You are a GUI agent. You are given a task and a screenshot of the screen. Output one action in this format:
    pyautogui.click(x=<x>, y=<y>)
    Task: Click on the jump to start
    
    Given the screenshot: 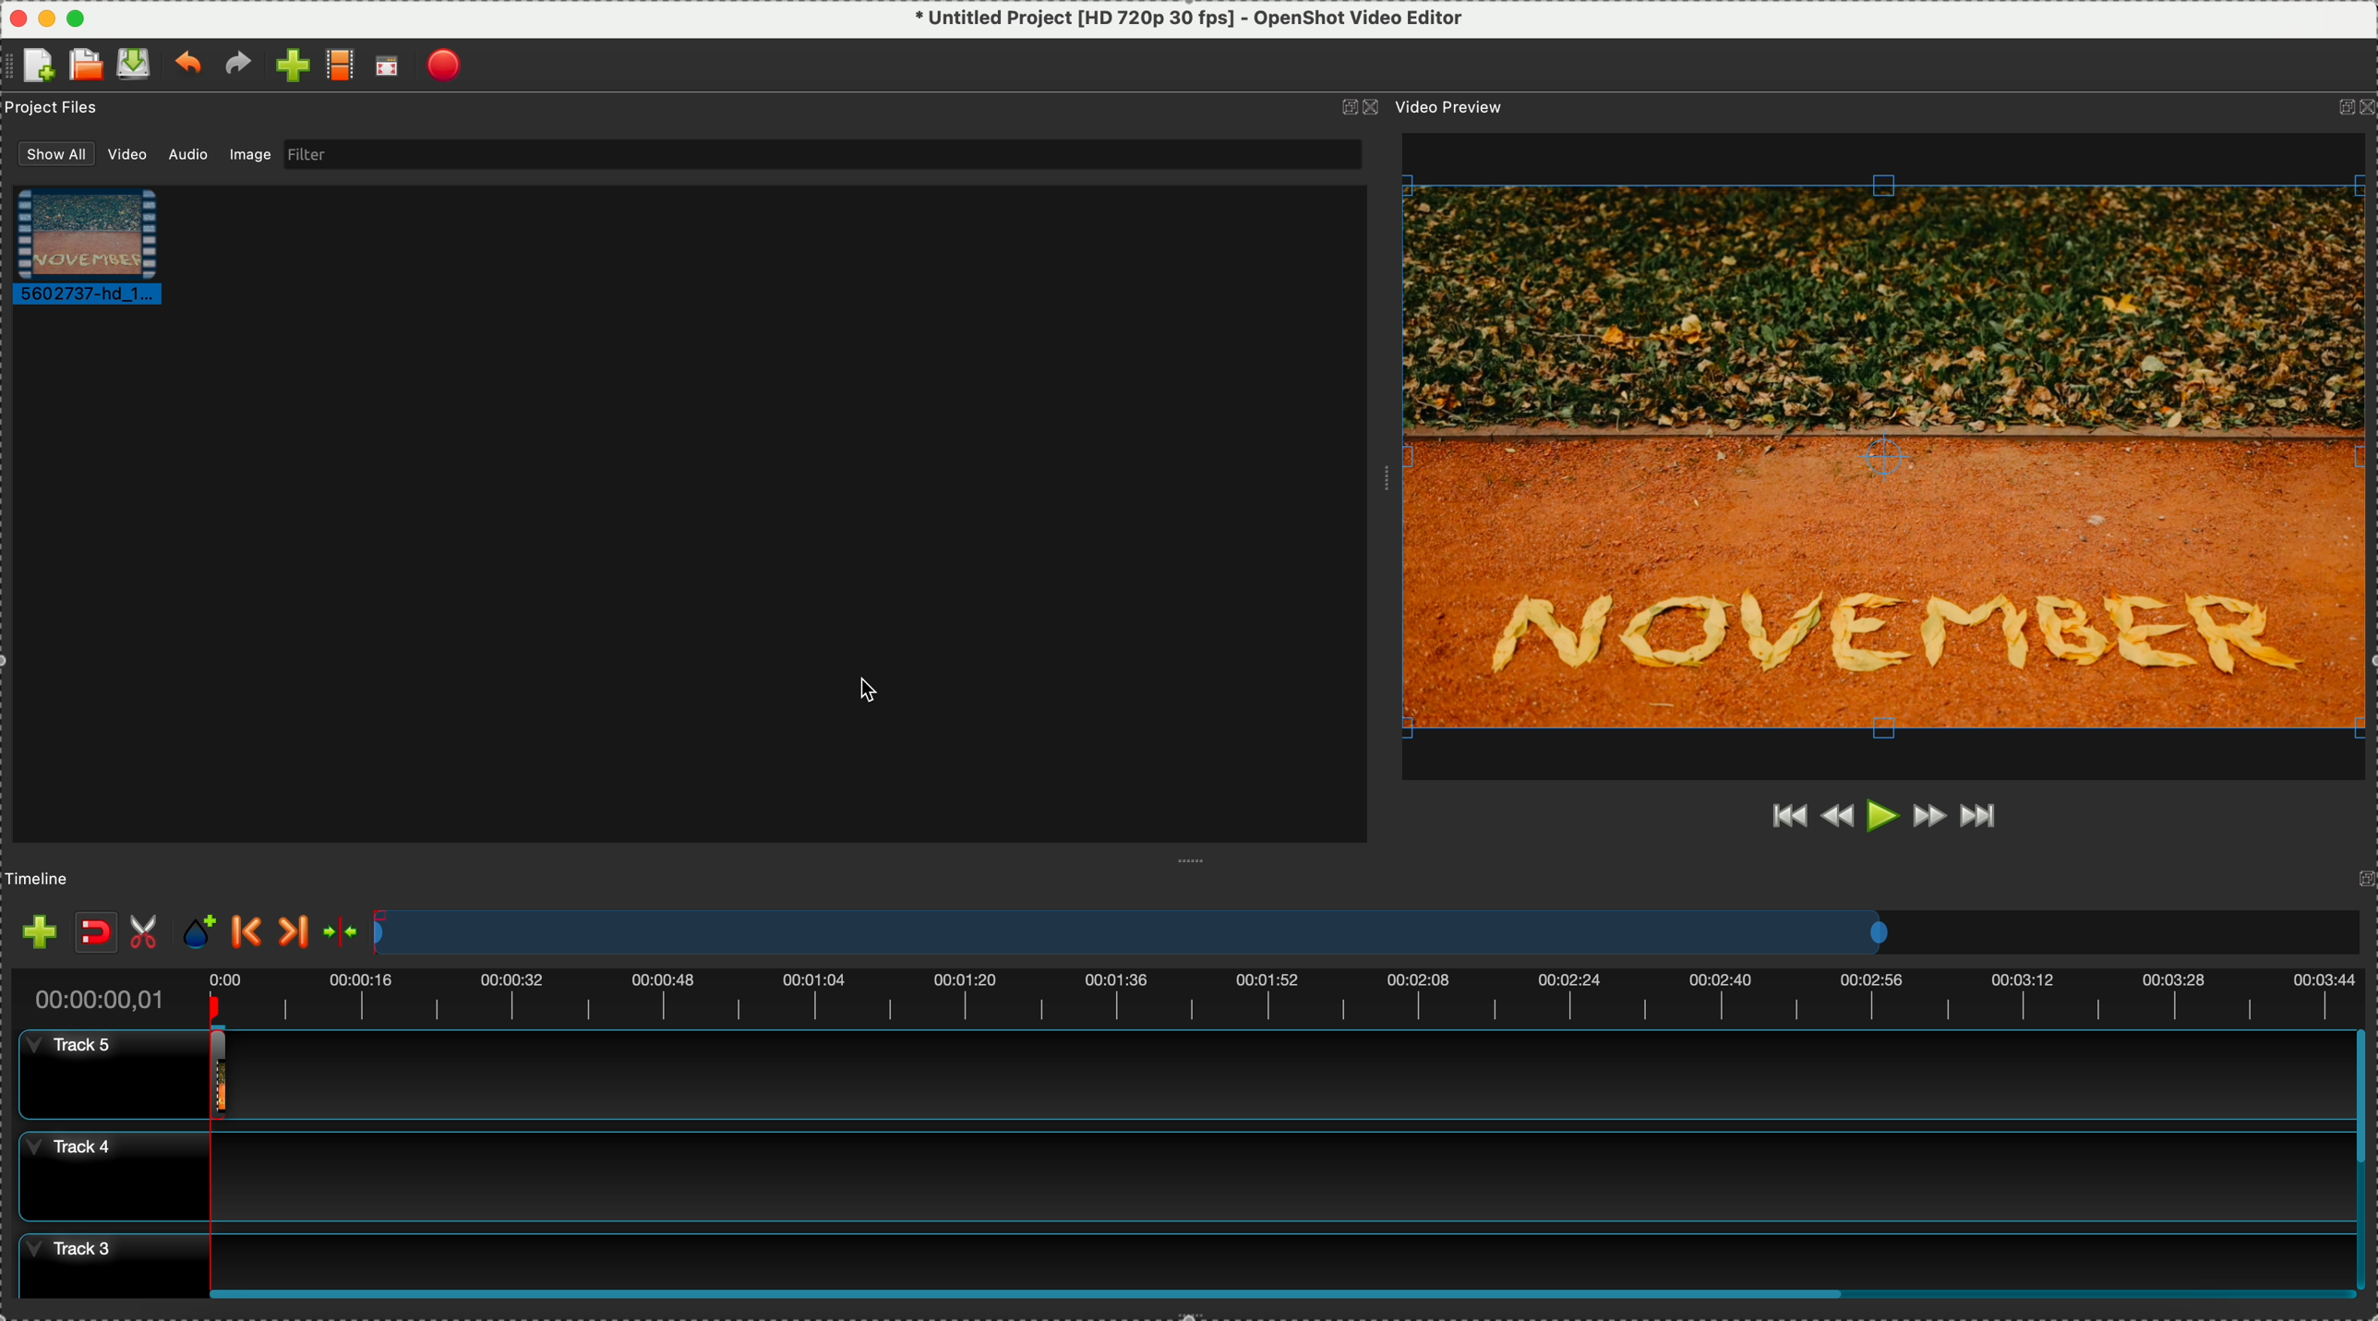 What is the action you would take?
    pyautogui.click(x=1786, y=814)
    